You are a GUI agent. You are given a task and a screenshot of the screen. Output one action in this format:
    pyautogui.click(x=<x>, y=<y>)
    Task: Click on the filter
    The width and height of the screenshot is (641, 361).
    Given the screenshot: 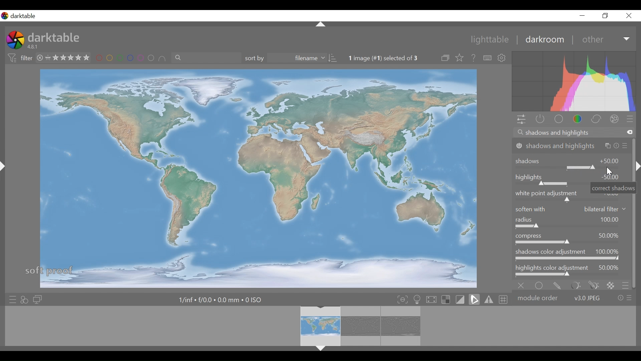 What is the action you would take?
    pyautogui.click(x=19, y=58)
    